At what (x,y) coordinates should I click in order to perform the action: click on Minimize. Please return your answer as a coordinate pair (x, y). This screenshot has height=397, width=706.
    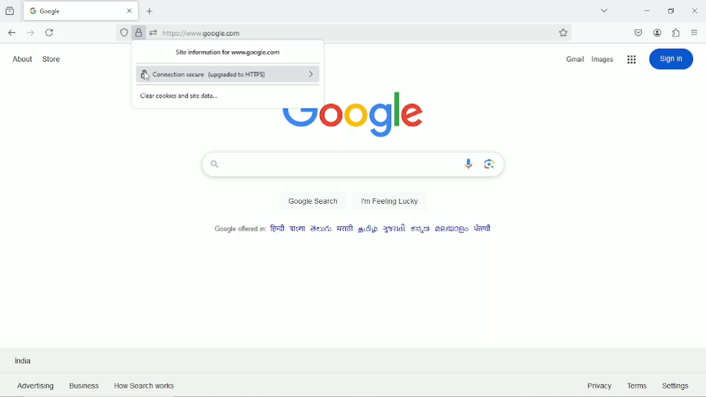
    Looking at the image, I should click on (645, 10).